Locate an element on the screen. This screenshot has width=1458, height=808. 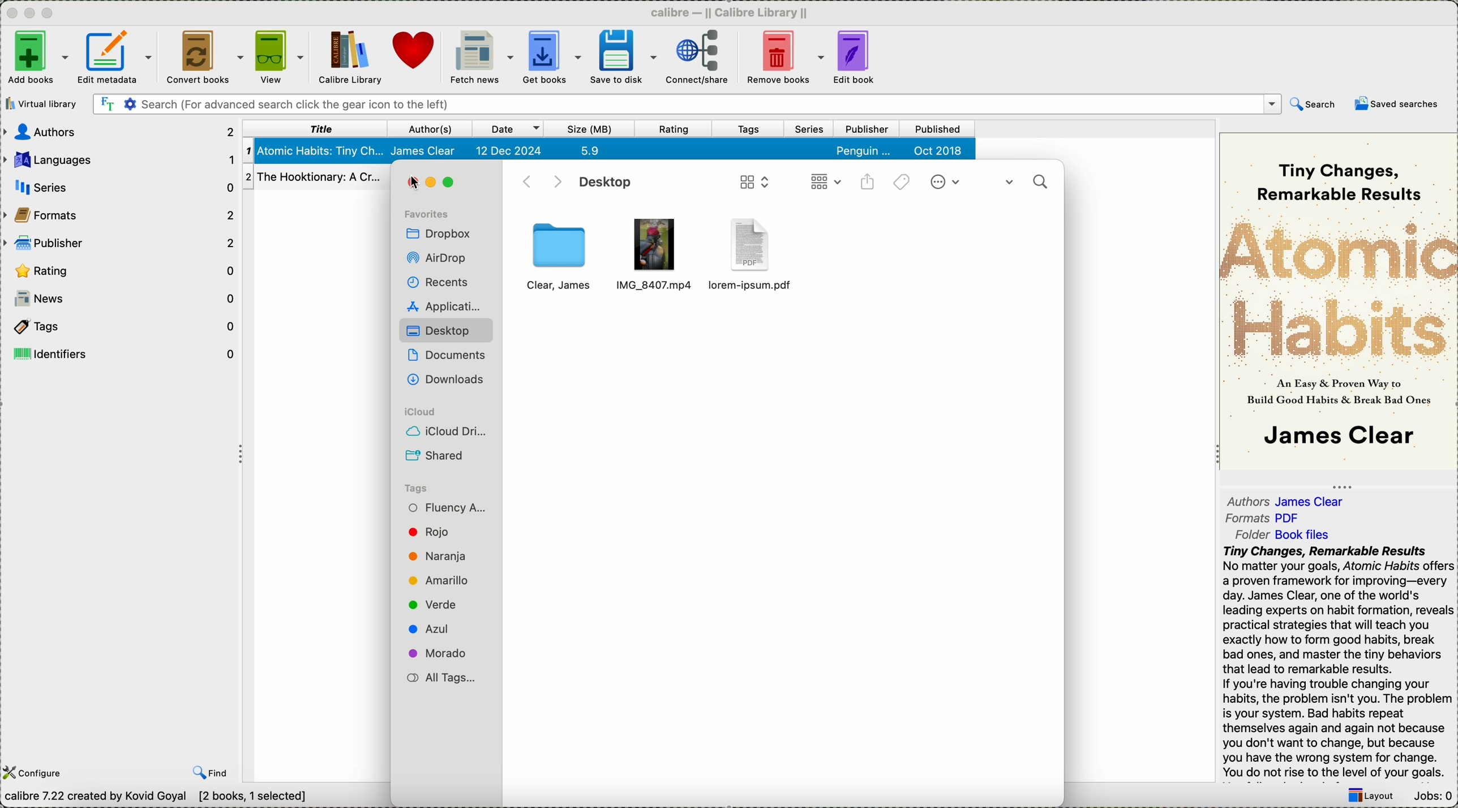
title is located at coordinates (315, 128).